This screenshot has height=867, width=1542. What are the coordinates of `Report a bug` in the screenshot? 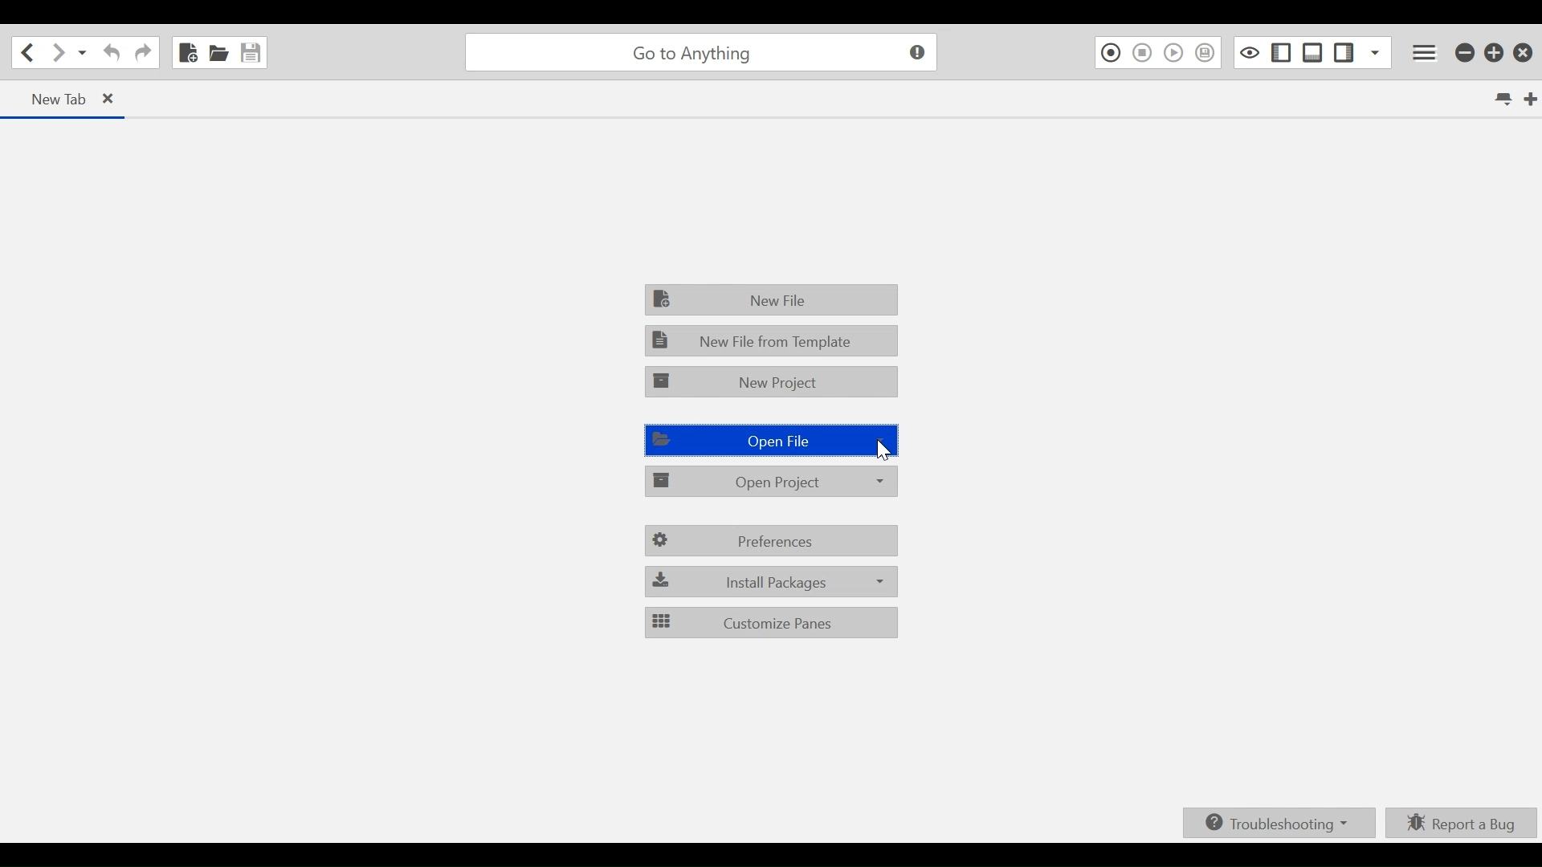 It's located at (1463, 824).